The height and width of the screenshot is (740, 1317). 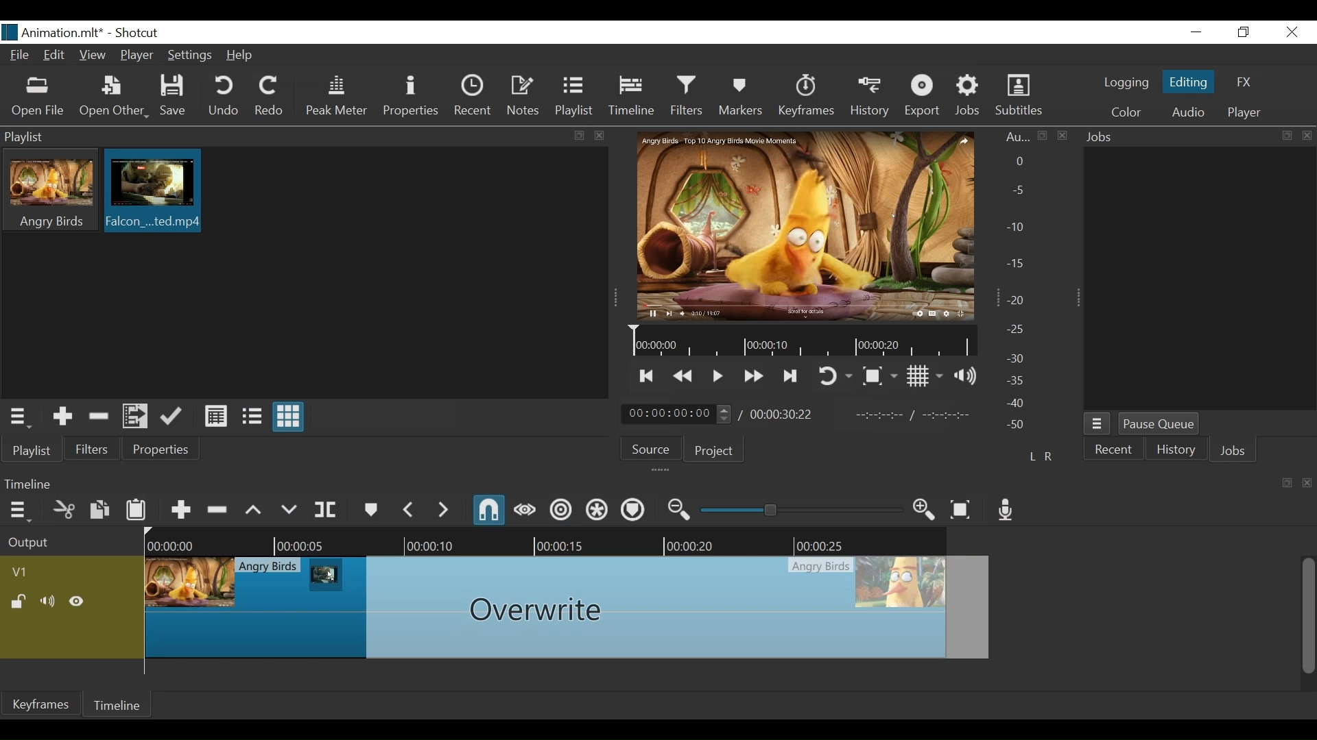 I want to click on Marker, so click(x=370, y=508).